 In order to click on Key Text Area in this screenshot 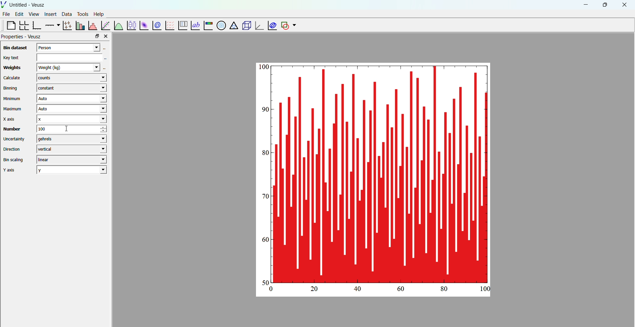, I will do `click(73, 57)`.